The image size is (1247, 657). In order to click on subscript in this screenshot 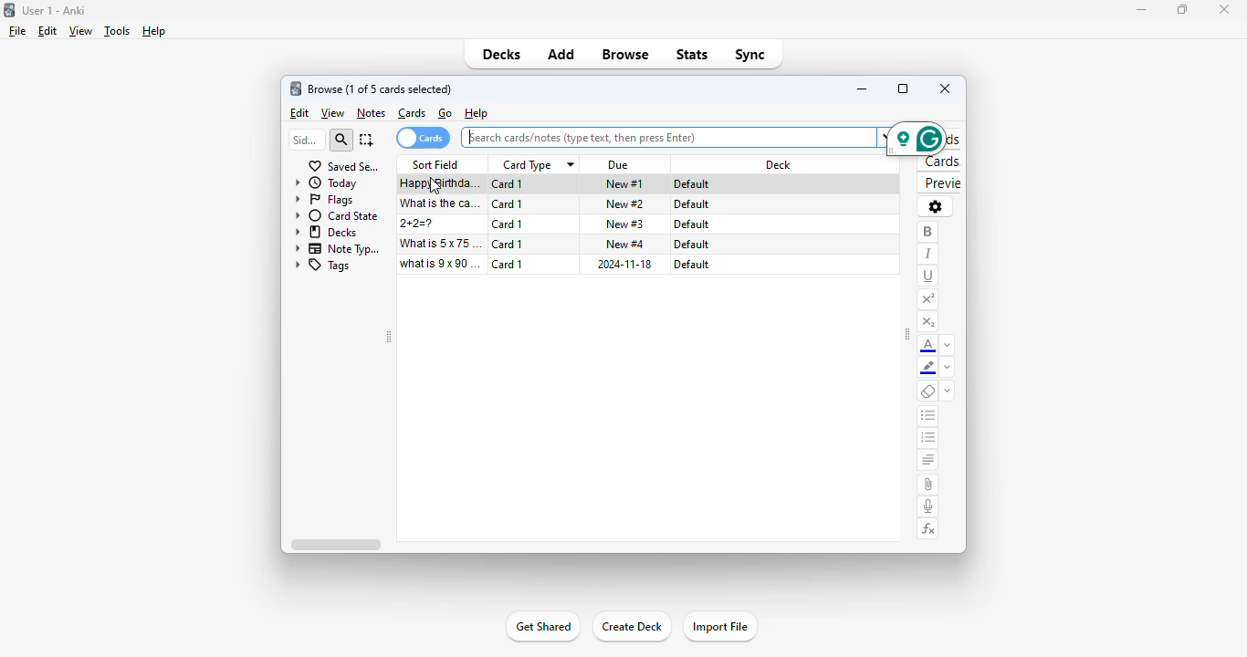, I will do `click(927, 322)`.